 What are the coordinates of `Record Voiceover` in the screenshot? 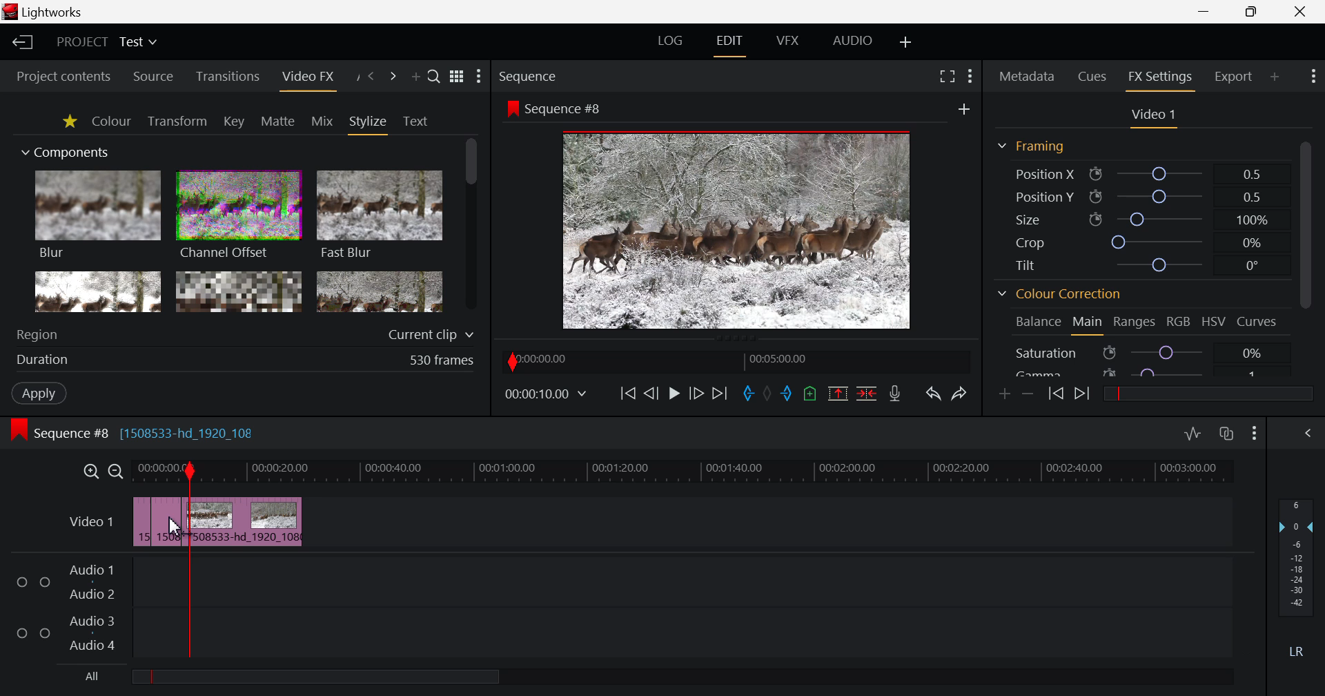 It's located at (897, 394).